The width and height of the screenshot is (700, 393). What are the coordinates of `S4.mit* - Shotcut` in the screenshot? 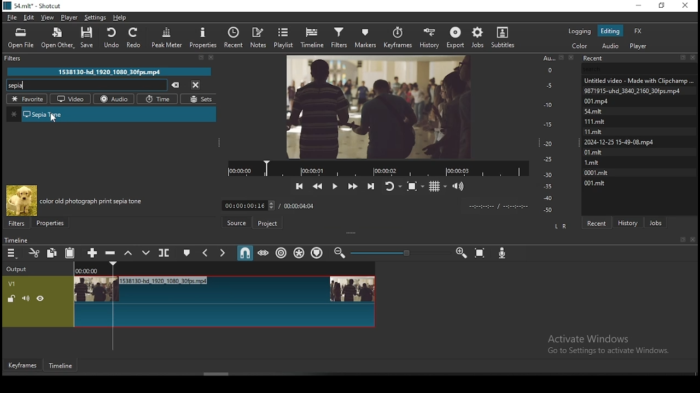 It's located at (32, 5).